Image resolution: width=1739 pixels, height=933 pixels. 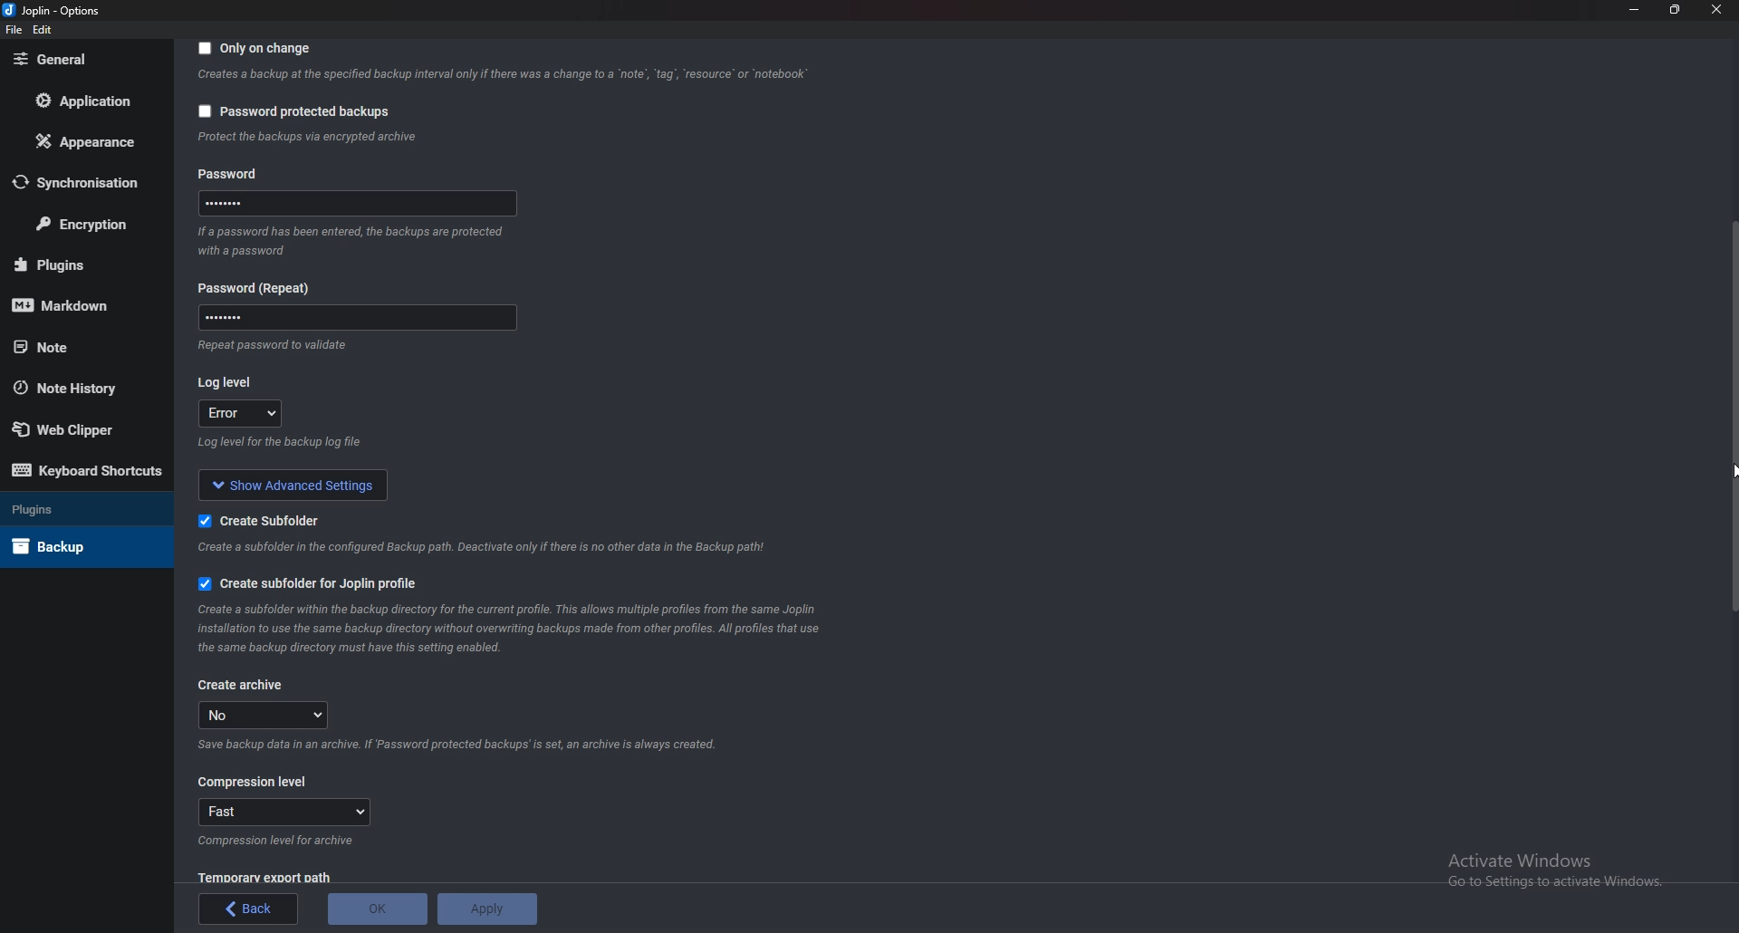 I want to click on Joplin, so click(x=50, y=11).